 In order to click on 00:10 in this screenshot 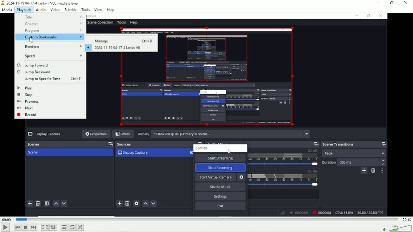, I will do `click(406, 220)`.